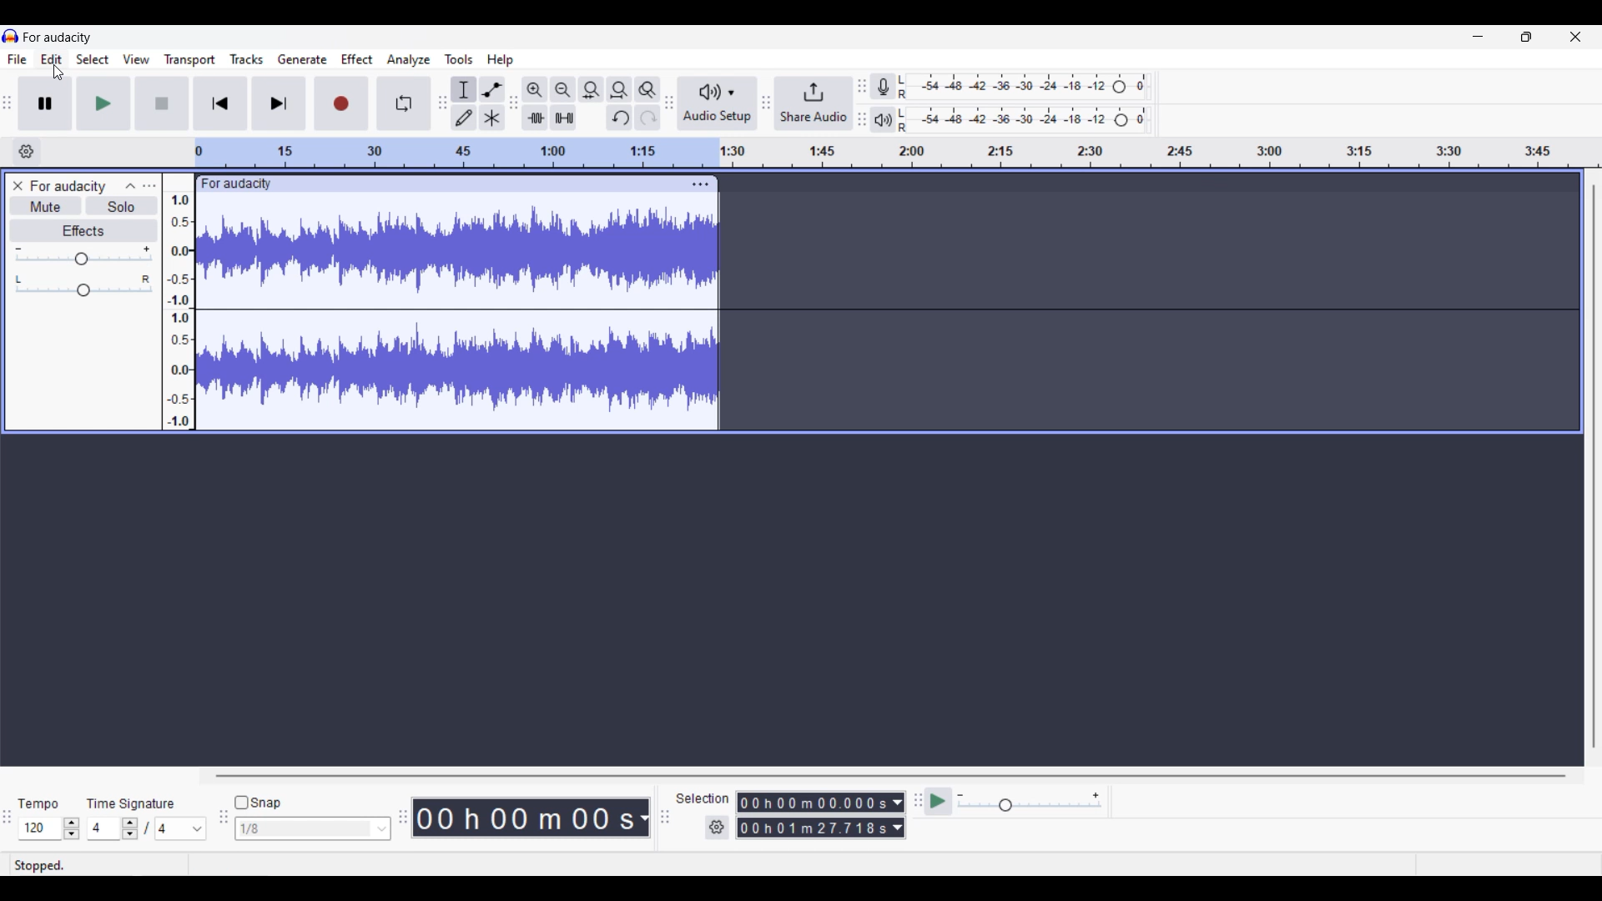  Describe the element at coordinates (149, 185) in the screenshot. I see `Open menu` at that location.